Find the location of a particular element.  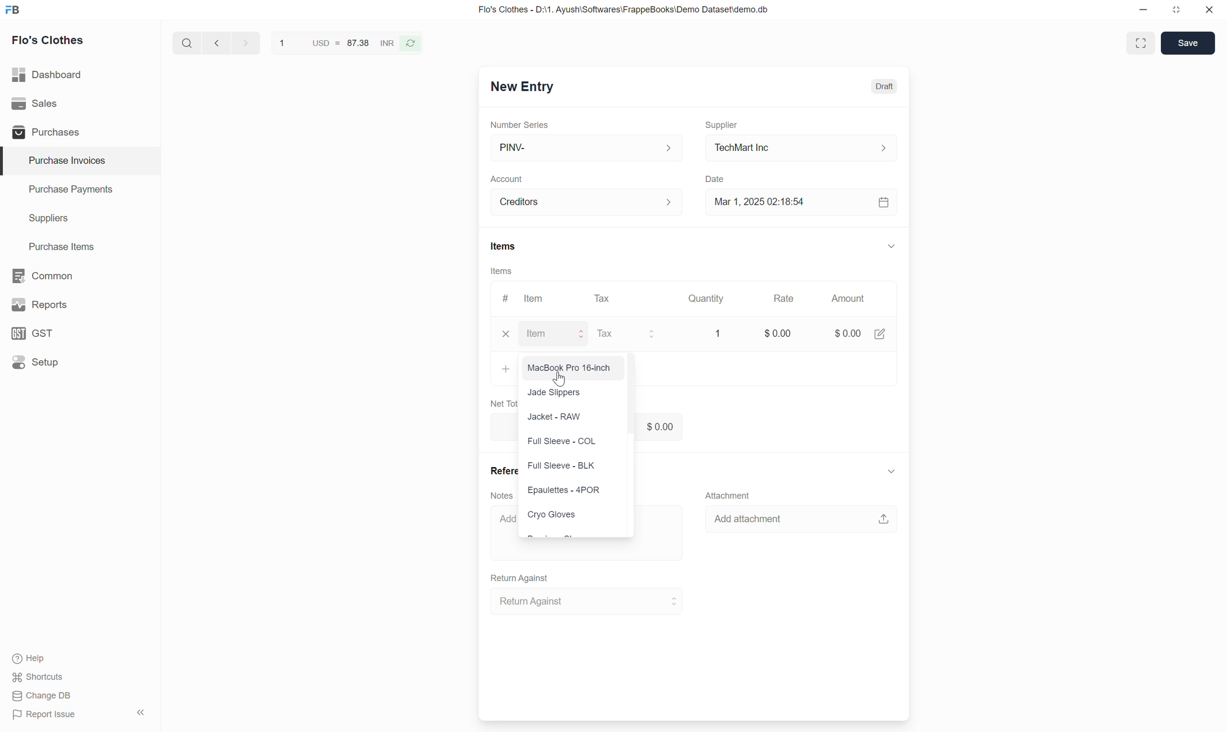

Return Against is located at coordinates (588, 601).